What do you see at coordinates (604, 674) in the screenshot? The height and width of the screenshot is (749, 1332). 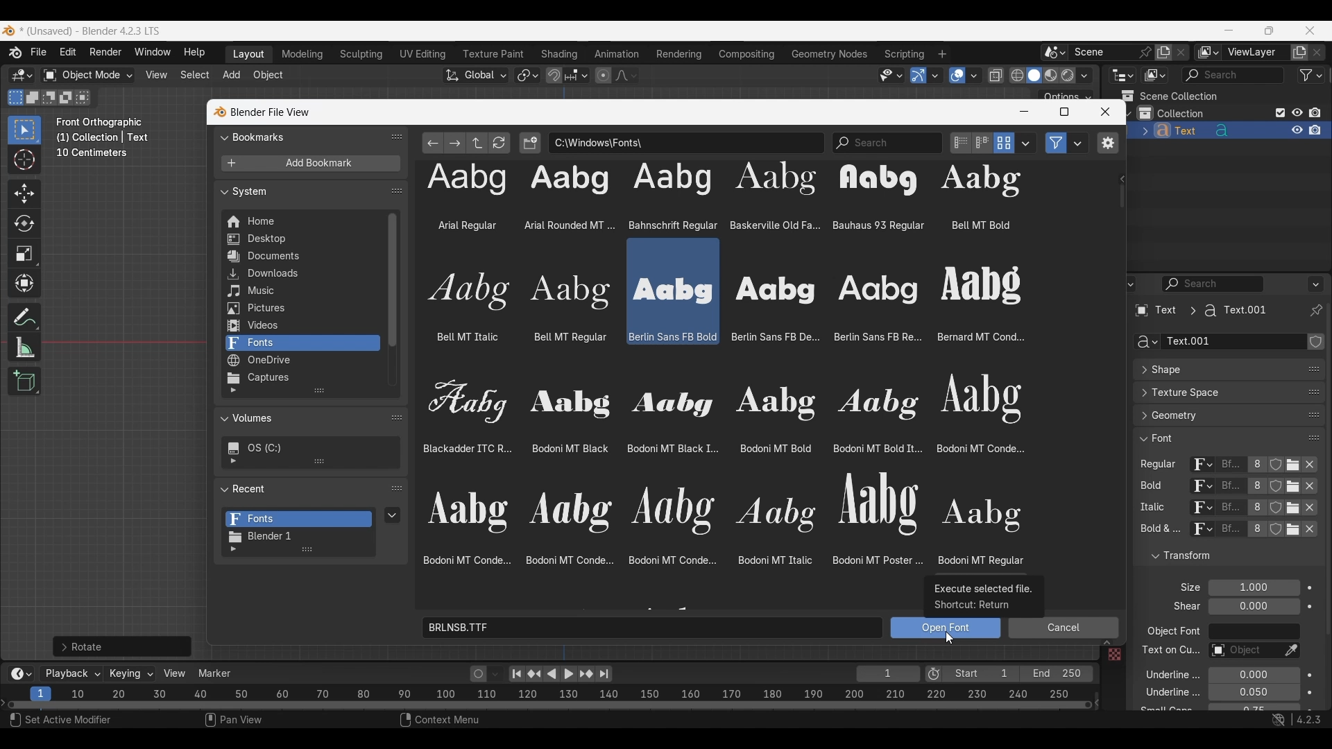 I see `Jump to end point` at bounding box center [604, 674].